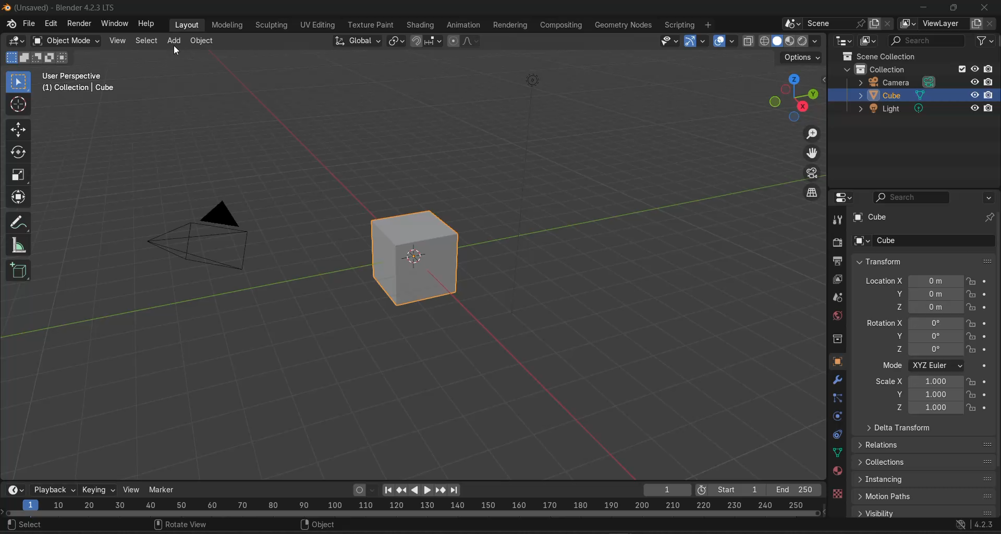 The height and width of the screenshot is (534, 1001). Describe the element at coordinates (929, 336) in the screenshot. I see `rotation y` at that location.